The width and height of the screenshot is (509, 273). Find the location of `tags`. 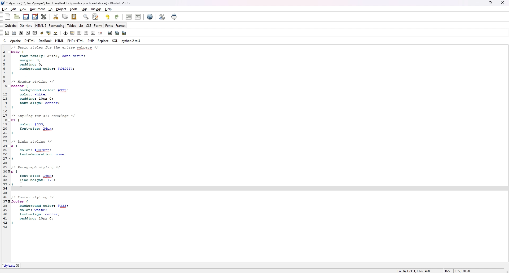

tags is located at coordinates (84, 9).